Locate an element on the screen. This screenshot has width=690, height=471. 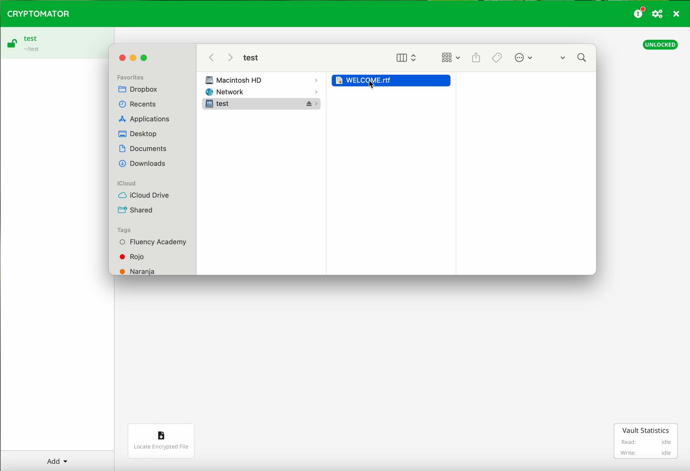
iCloud Drive is located at coordinates (143, 195).